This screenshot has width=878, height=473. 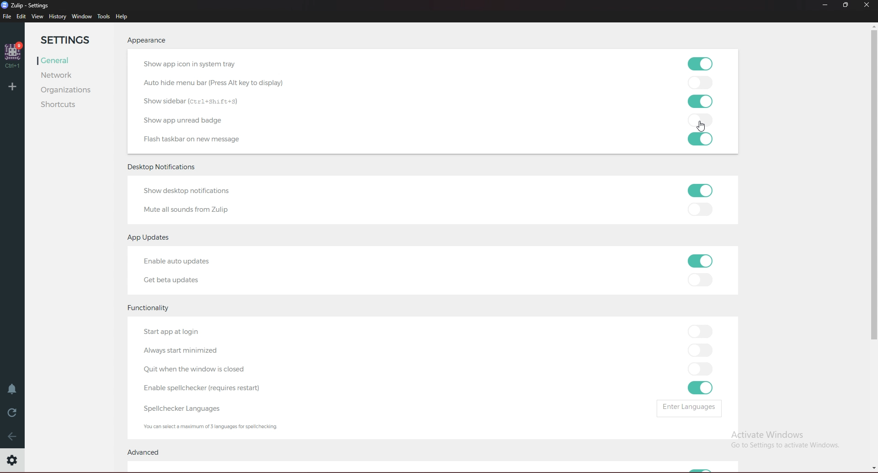 I want to click on enable Spell Checker, so click(x=208, y=389).